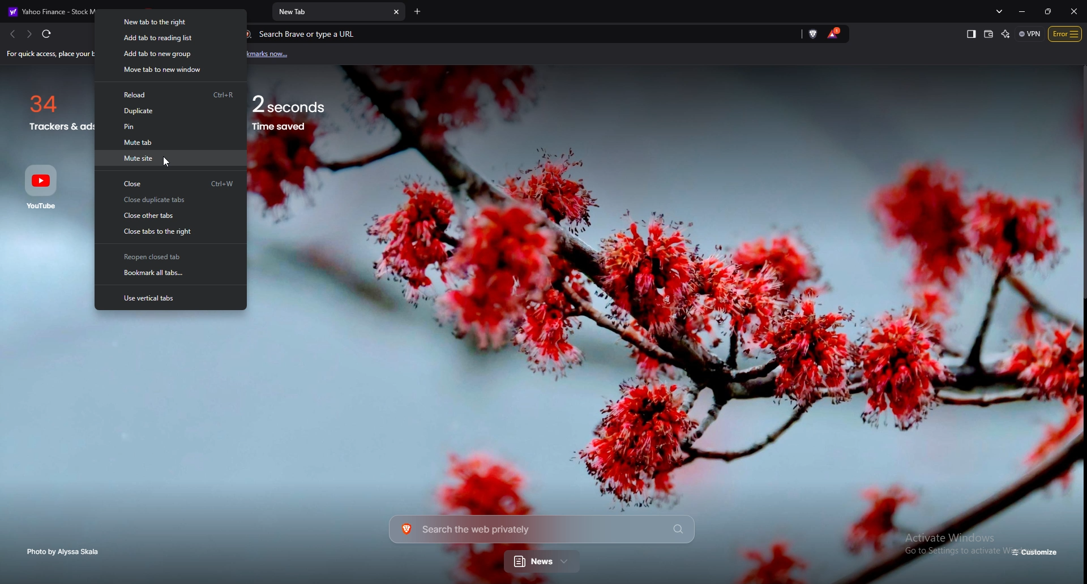 The image size is (1087, 584). Describe the element at coordinates (1030, 33) in the screenshot. I see `vpn` at that location.